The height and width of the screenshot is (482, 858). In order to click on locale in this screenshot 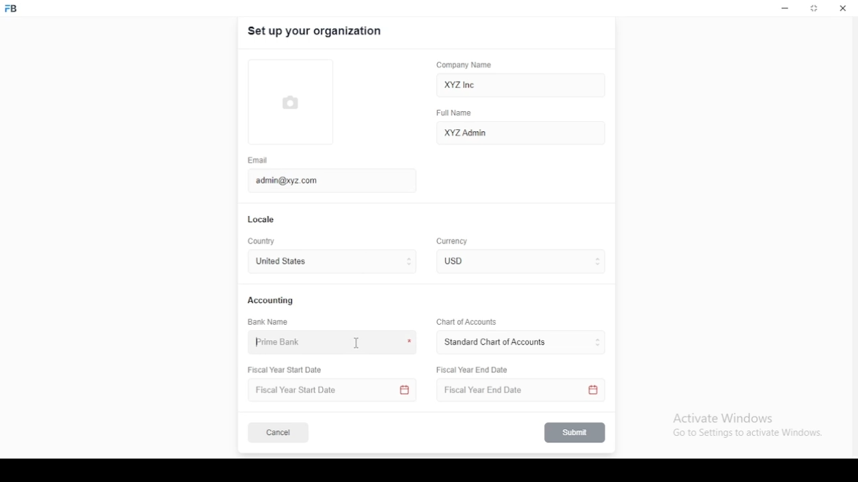, I will do `click(262, 220)`.